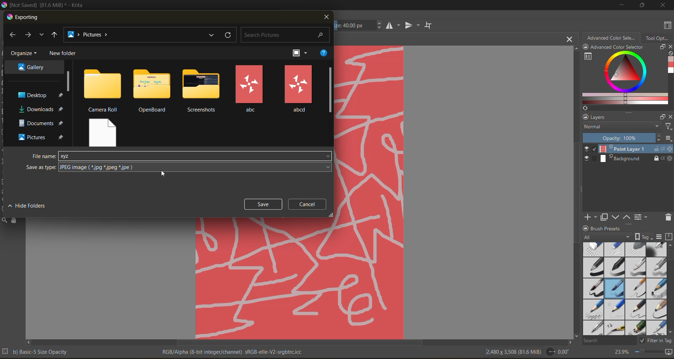  What do you see at coordinates (608, 237) in the screenshot?
I see `tag` at bounding box center [608, 237].